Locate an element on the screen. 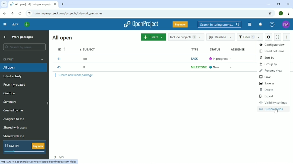 This screenshot has height=164, width=293. Up is located at coordinates (5, 37).